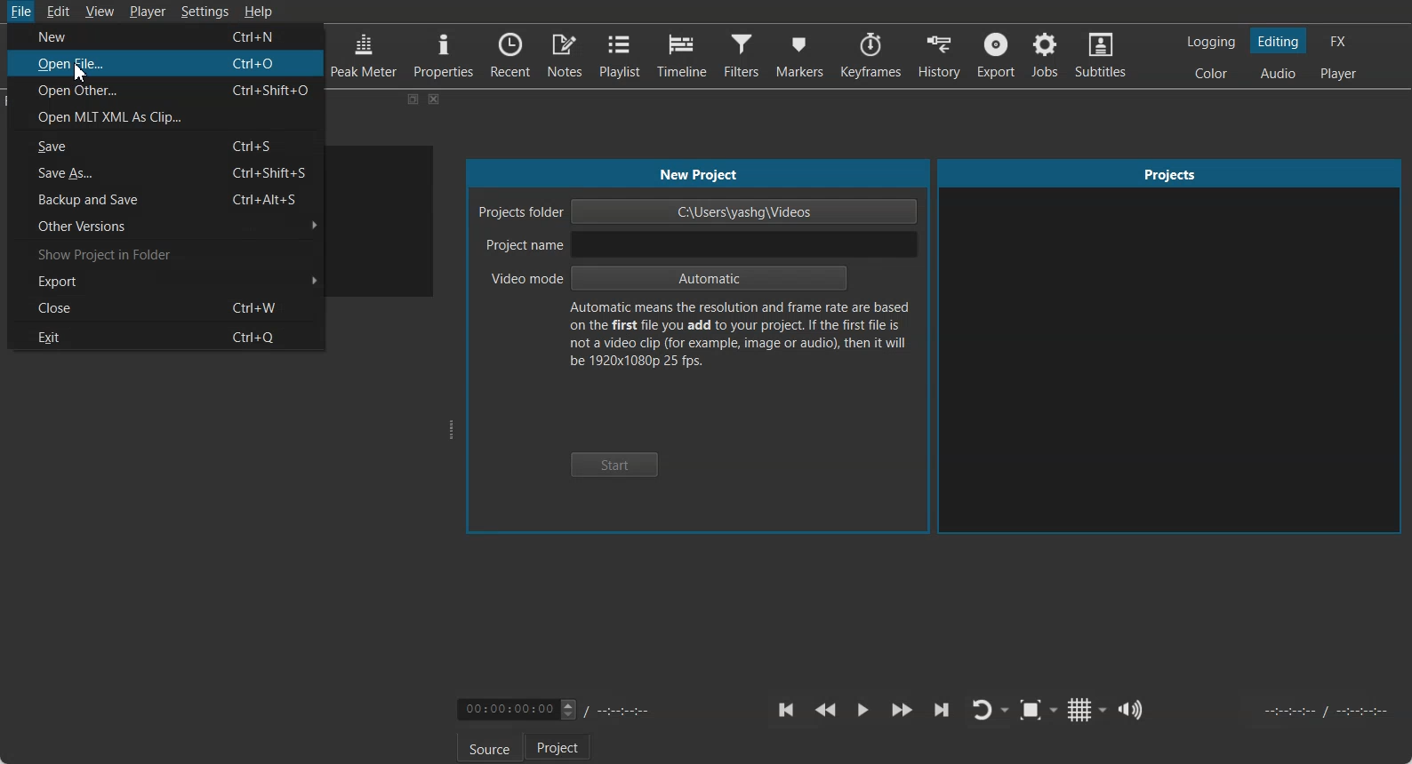 The image size is (1412, 764). I want to click on Ctrl+Shift+S, so click(273, 172).